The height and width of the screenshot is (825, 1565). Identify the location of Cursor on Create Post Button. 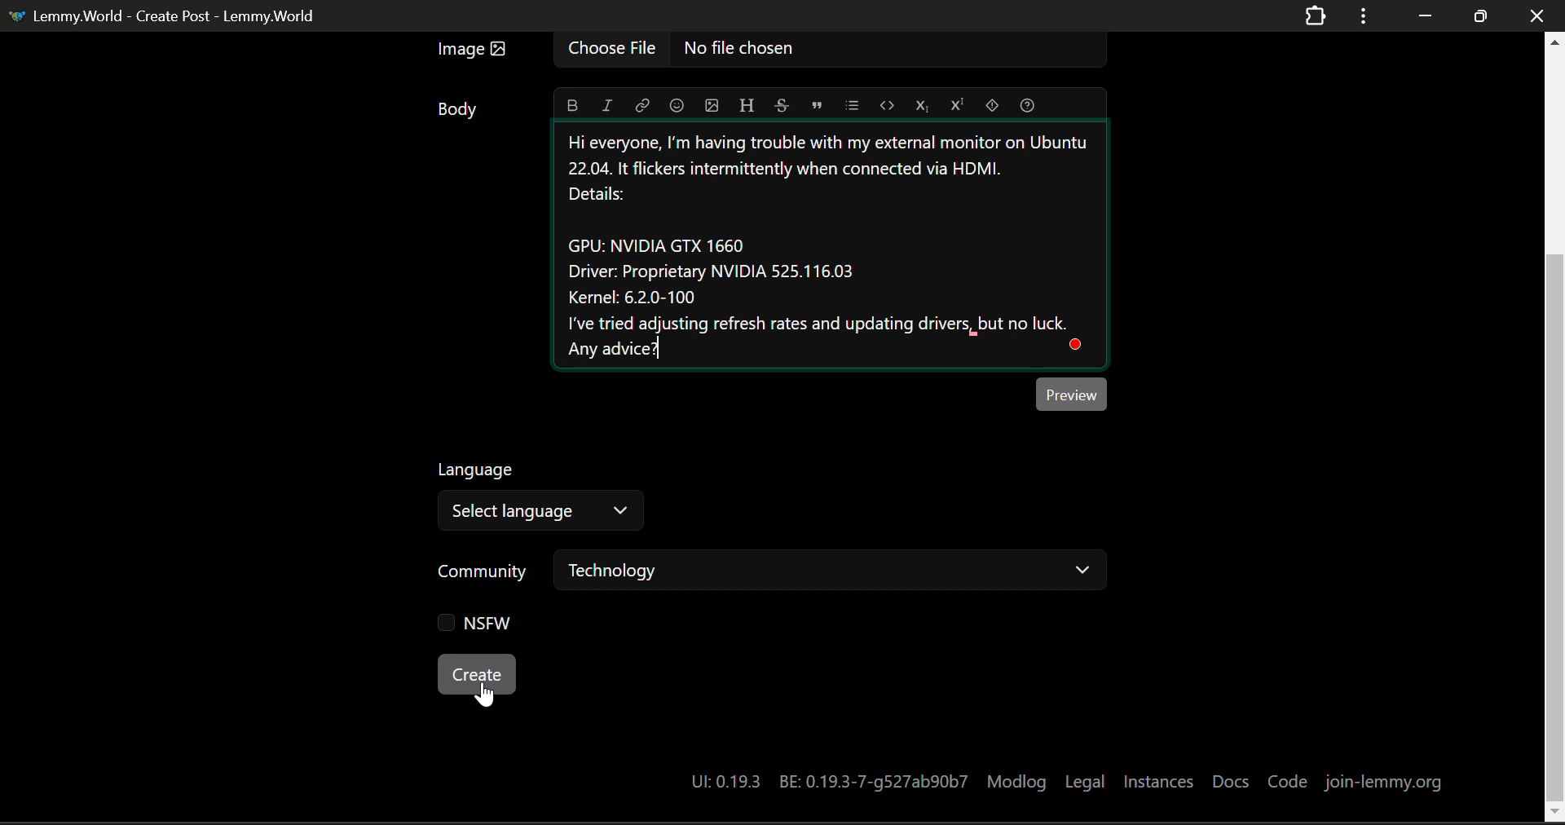
(483, 694).